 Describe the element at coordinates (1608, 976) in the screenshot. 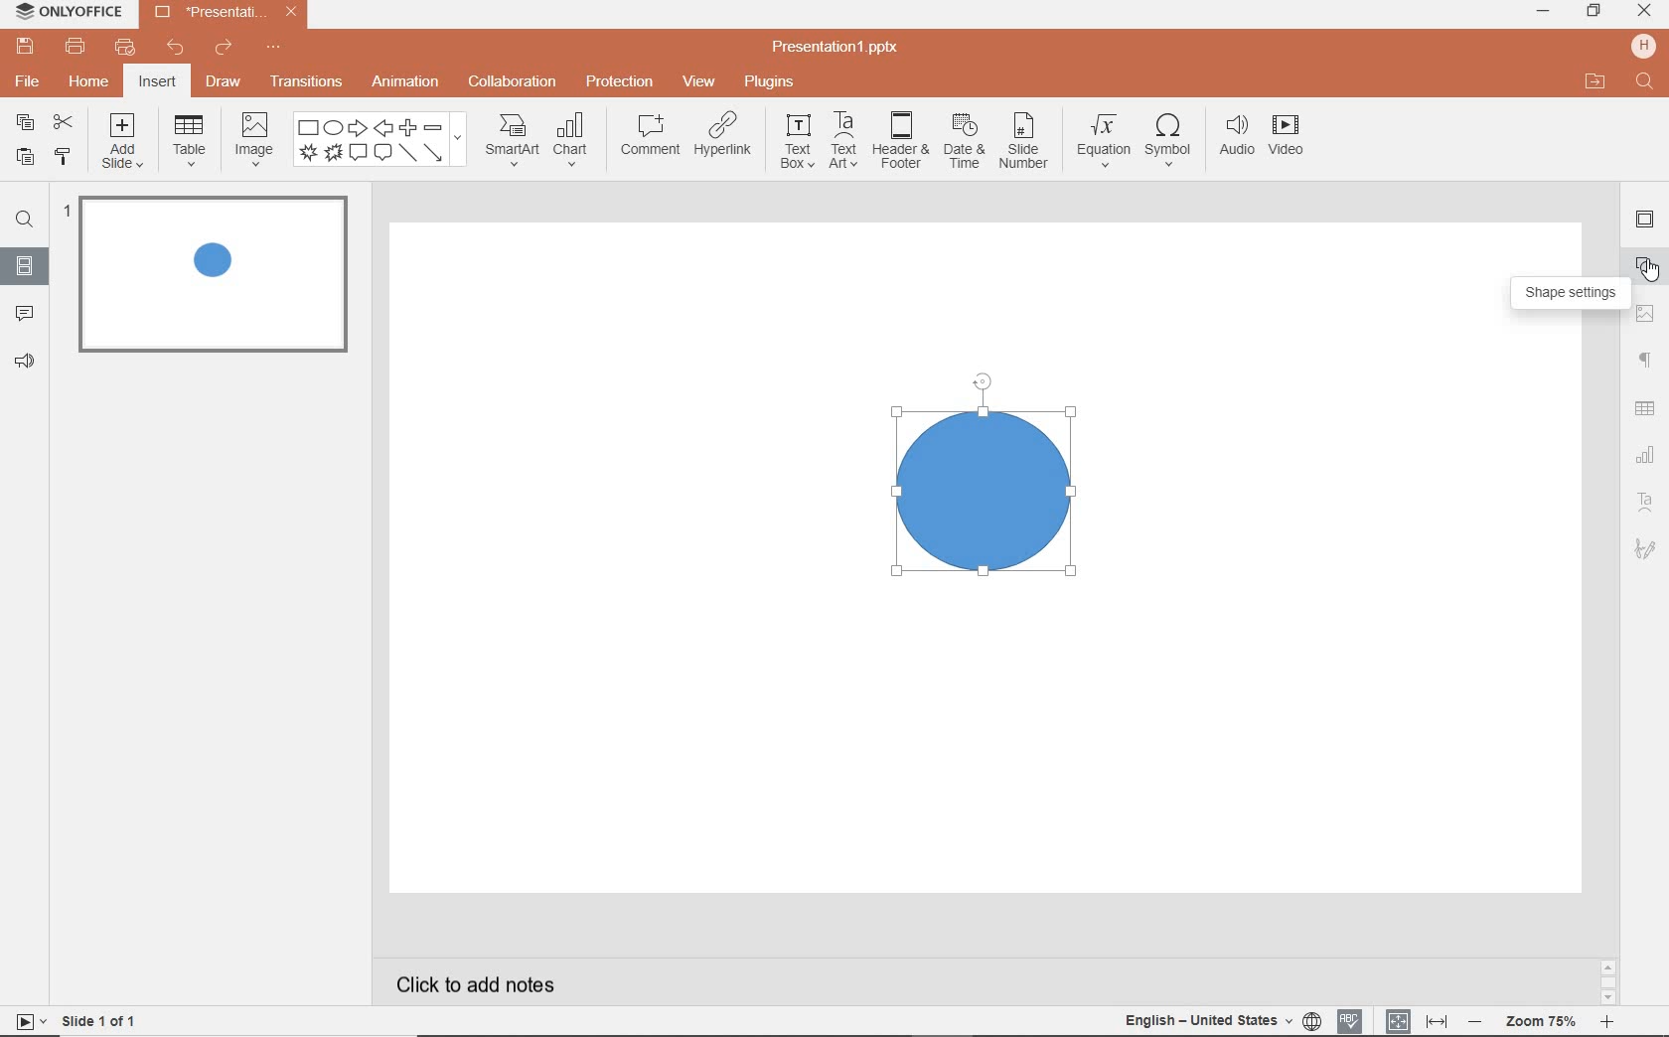

I see `scrollbar` at that location.